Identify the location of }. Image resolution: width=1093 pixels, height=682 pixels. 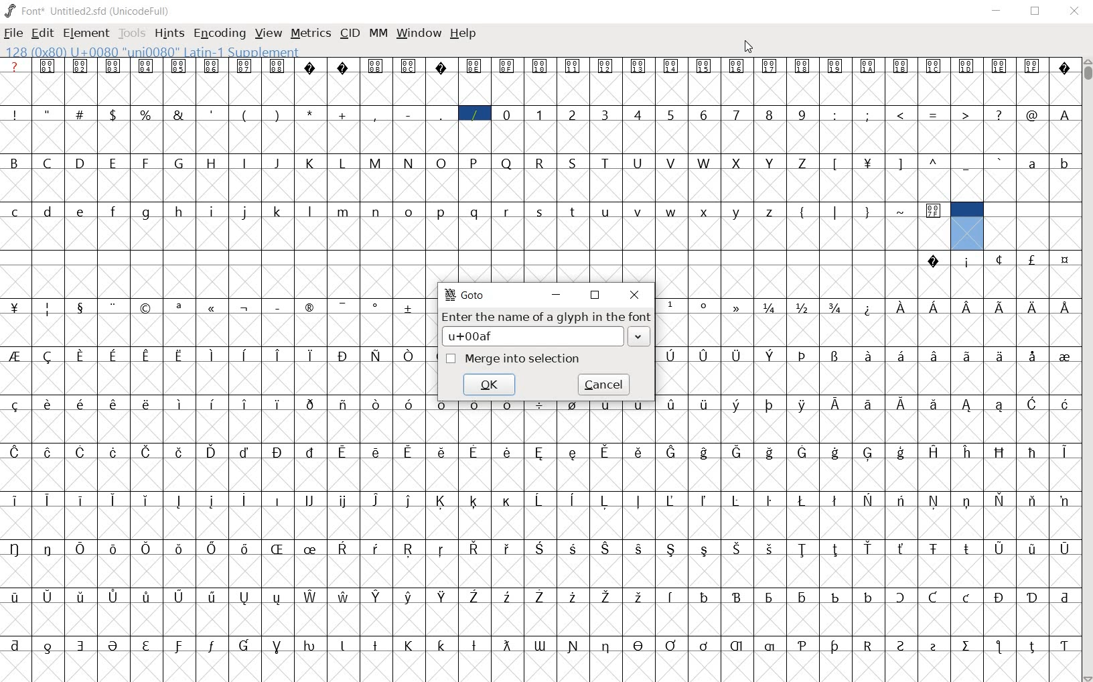
(869, 211).